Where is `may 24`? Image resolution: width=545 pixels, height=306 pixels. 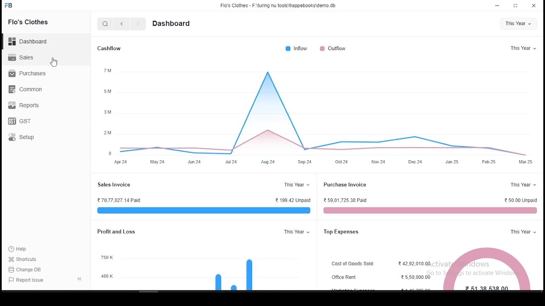
may 24 is located at coordinates (156, 163).